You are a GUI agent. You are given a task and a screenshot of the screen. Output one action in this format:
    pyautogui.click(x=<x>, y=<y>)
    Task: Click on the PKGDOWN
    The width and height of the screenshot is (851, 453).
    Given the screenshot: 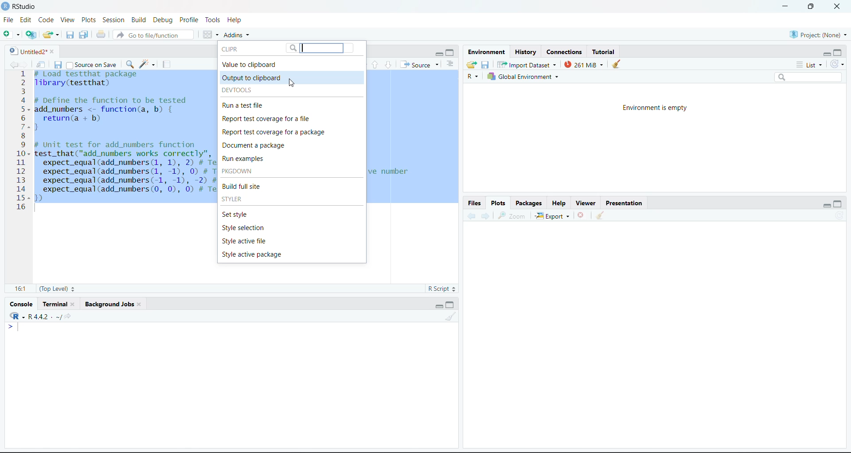 What is the action you would take?
    pyautogui.click(x=238, y=172)
    